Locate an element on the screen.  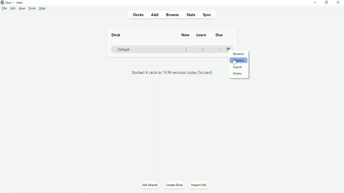
Get Shared is located at coordinates (150, 185).